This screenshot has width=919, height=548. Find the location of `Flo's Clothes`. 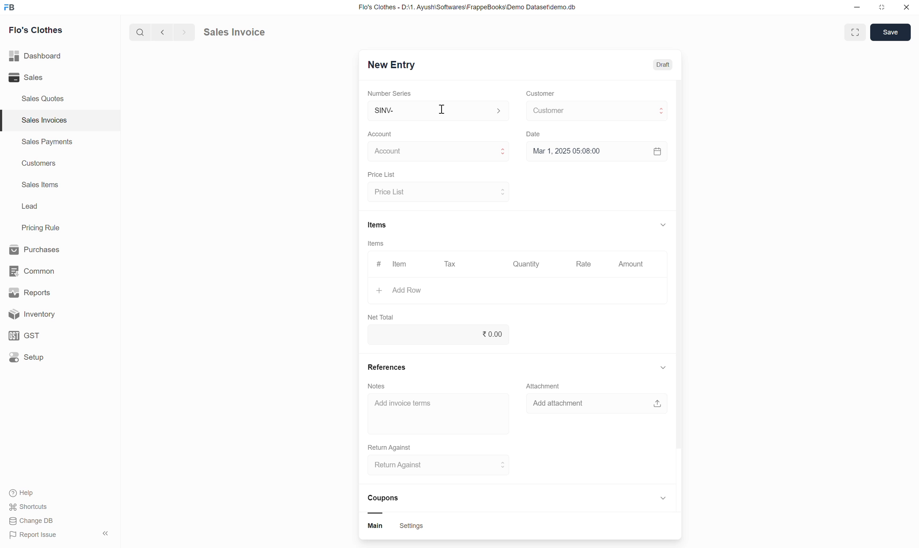

Flo's Clothes is located at coordinates (40, 31).